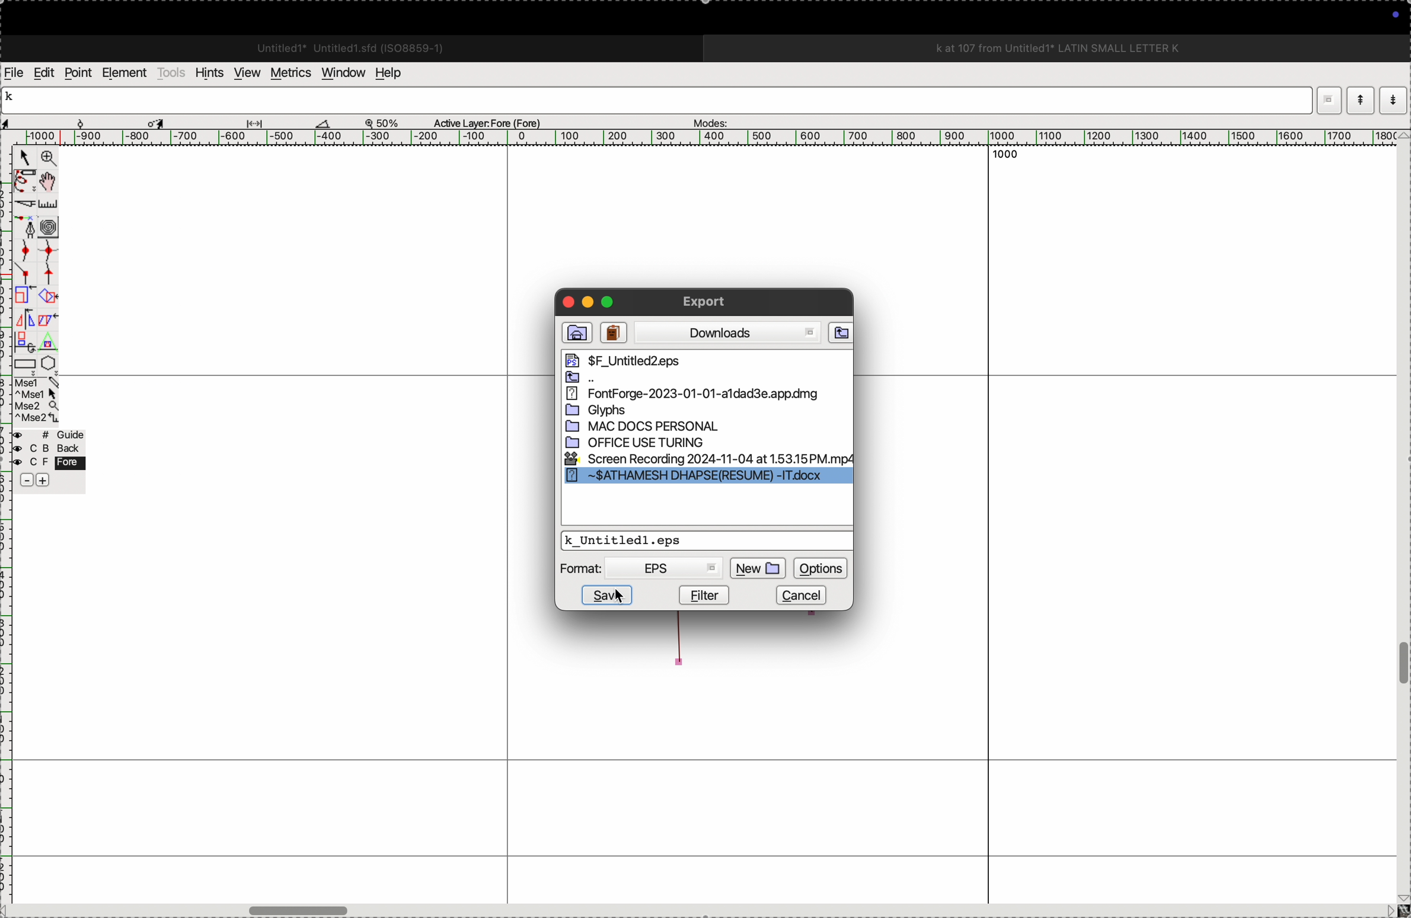 This screenshot has width=1411, height=918. What do you see at coordinates (841, 333) in the screenshot?
I see `save` at bounding box center [841, 333].